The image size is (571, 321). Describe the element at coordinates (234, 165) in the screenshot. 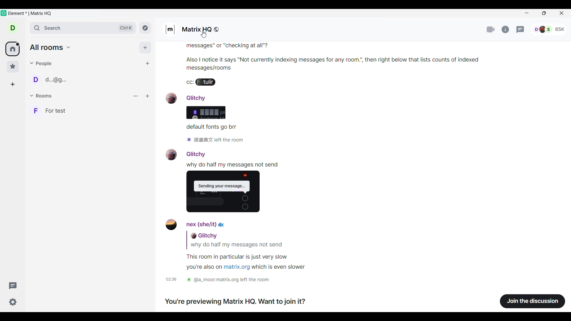

I see `why do half my message not send` at that location.